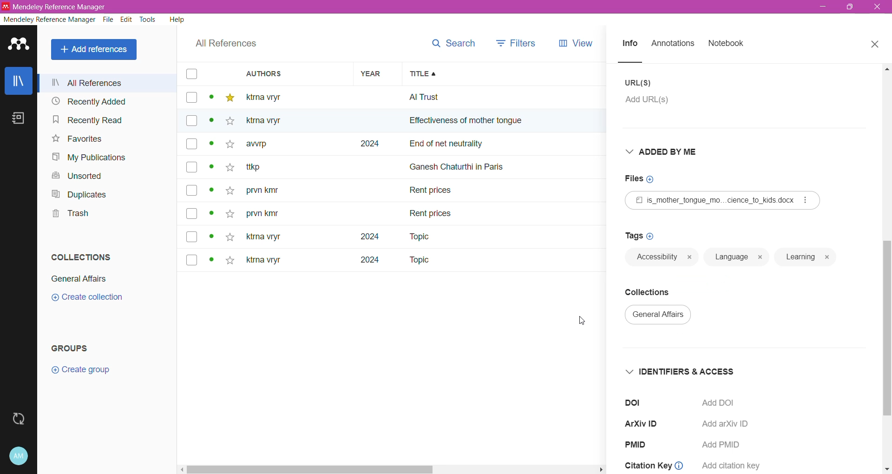 This screenshot has height=474, width=892. What do you see at coordinates (230, 98) in the screenshot?
I see `star` at bounding box center [230, 98].